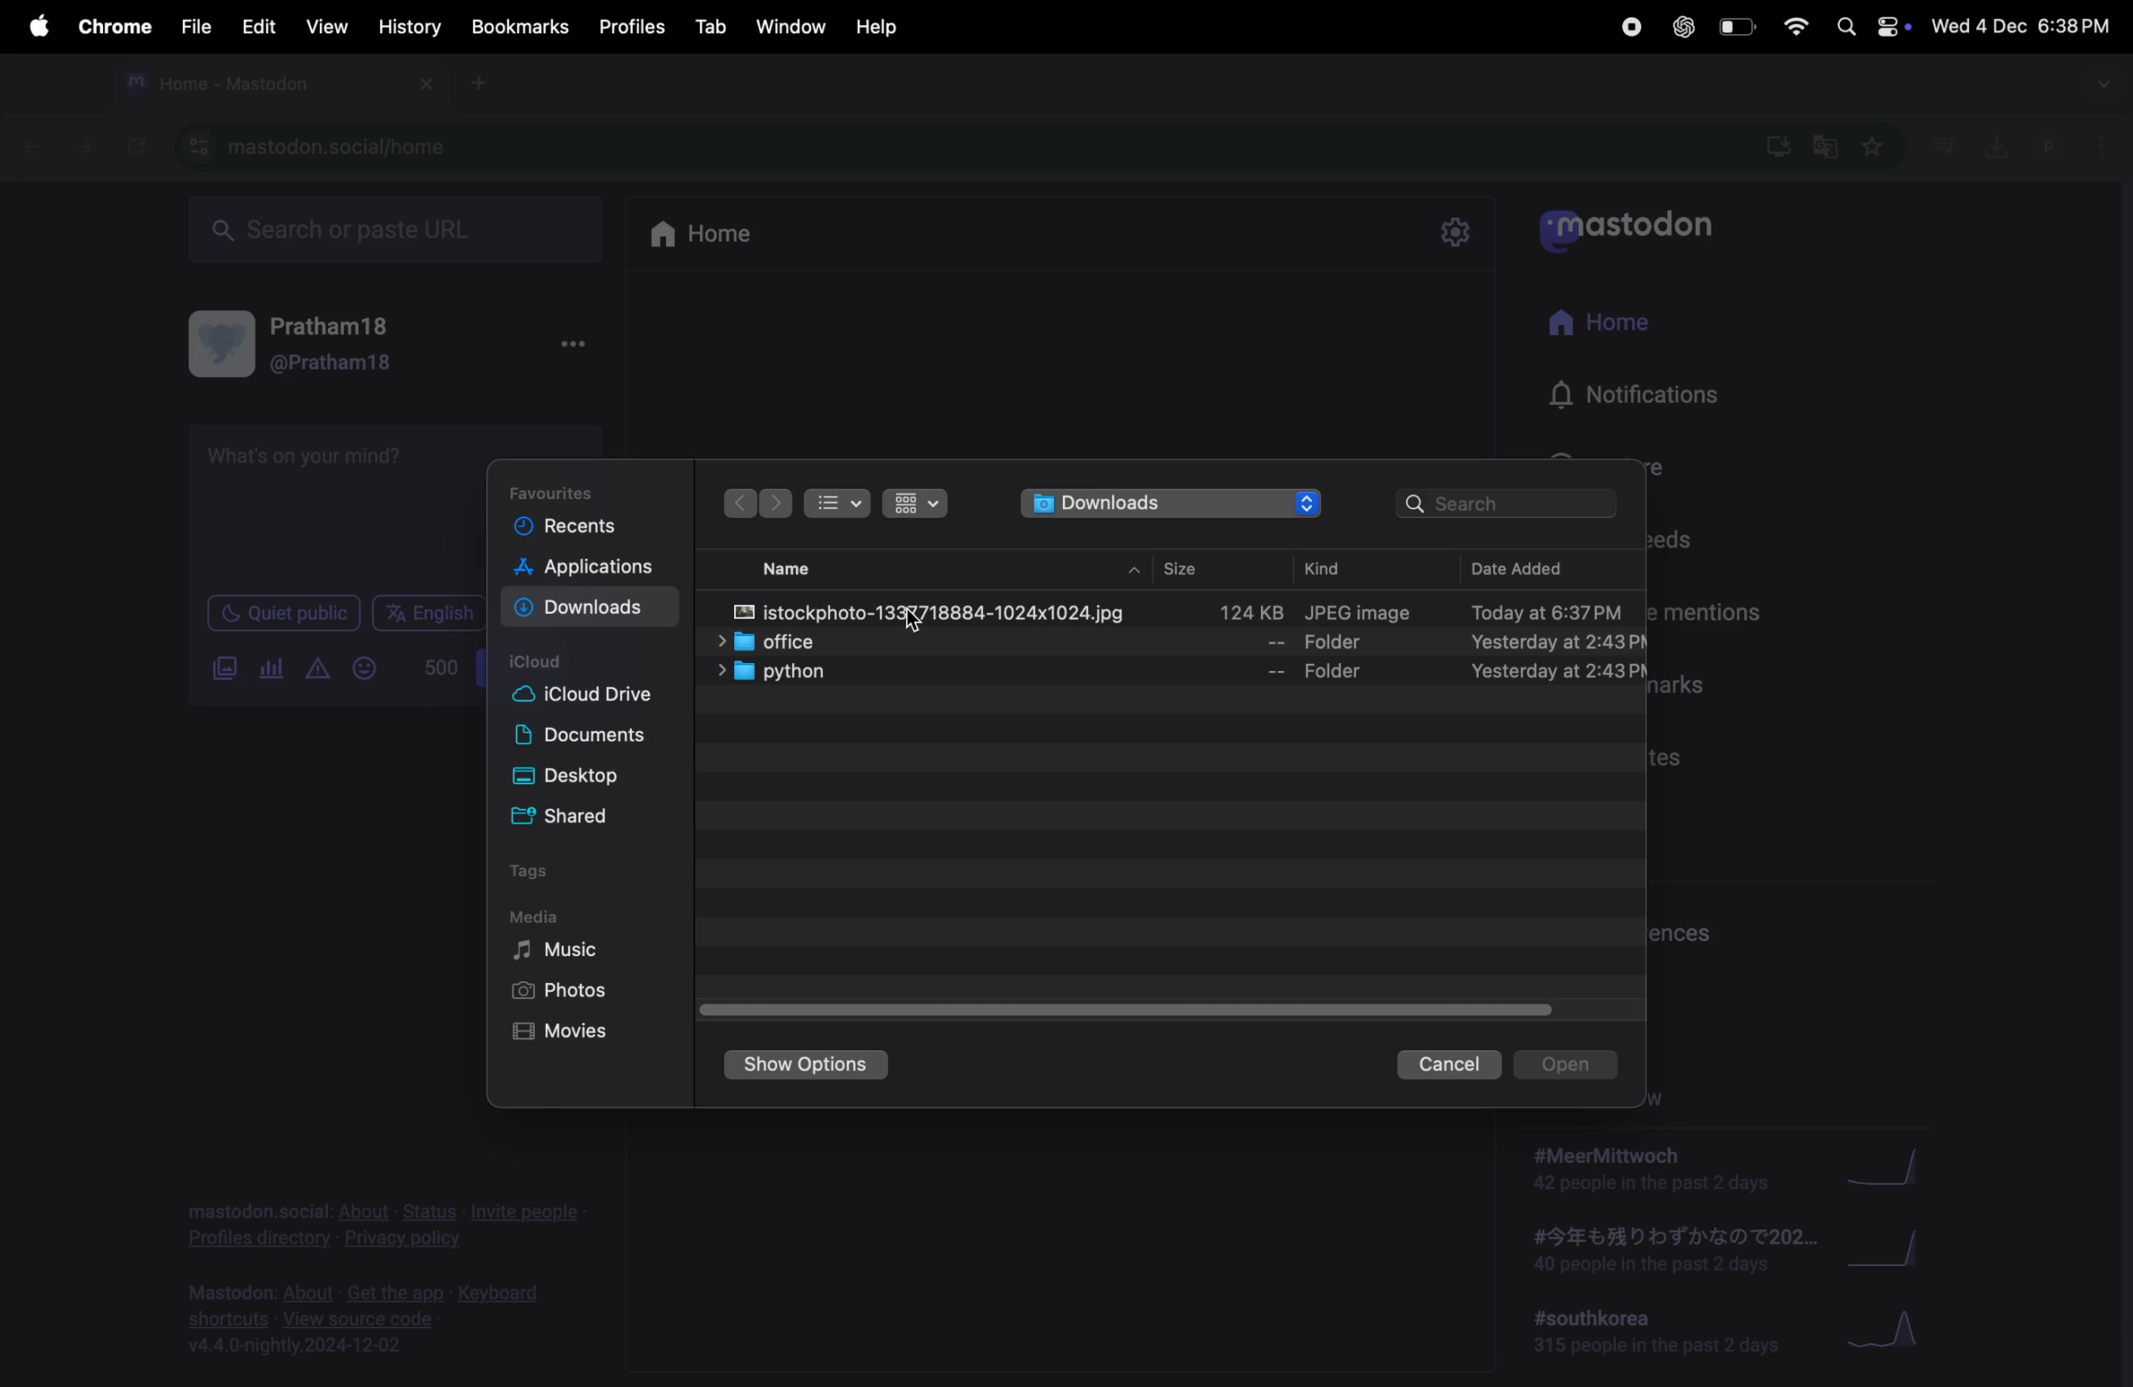 This screenshot has width=2133, height=1387. I want to click on forward, so click(79, 151).